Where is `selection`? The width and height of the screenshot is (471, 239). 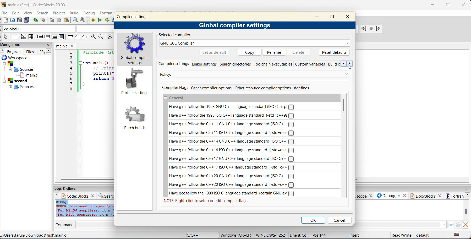 selection is located at coordinates (32, 37).